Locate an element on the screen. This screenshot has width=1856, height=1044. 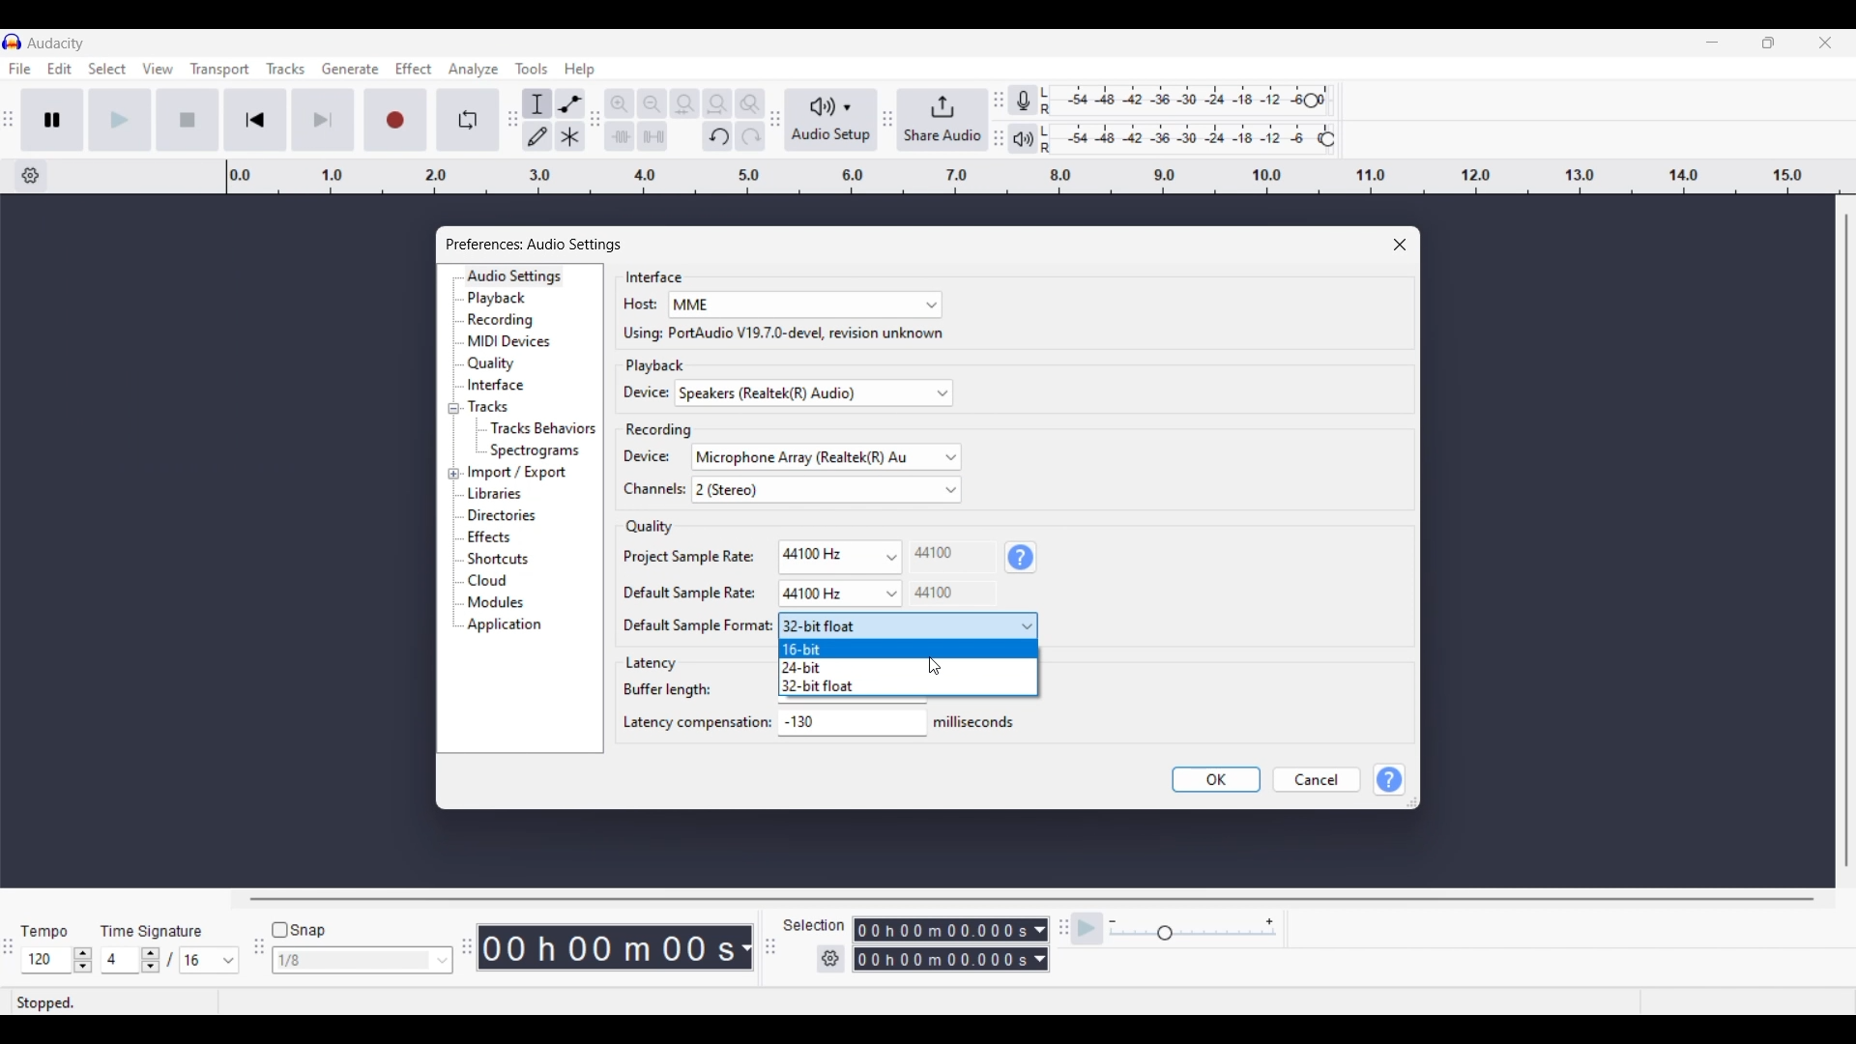
Edit menu is located at coordinates (60, 70).